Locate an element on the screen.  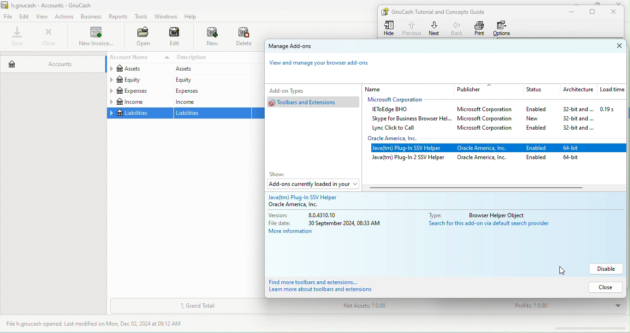
net assets ?0.00 is located at coordinates (393, 307).